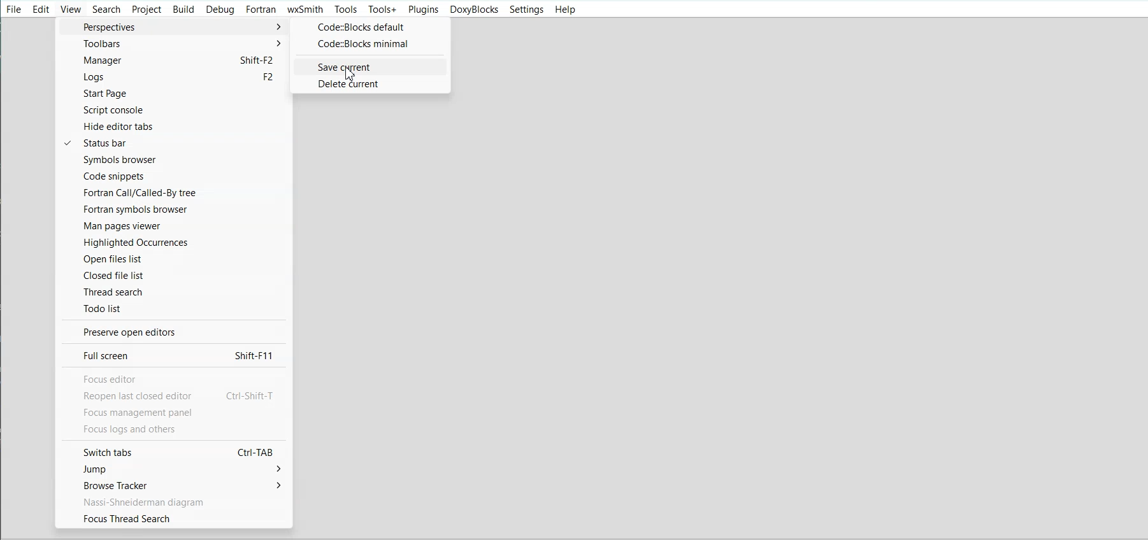  Describe the element at coordinates (175, 176) in the screenshot. I see `Code snippets` at that location.